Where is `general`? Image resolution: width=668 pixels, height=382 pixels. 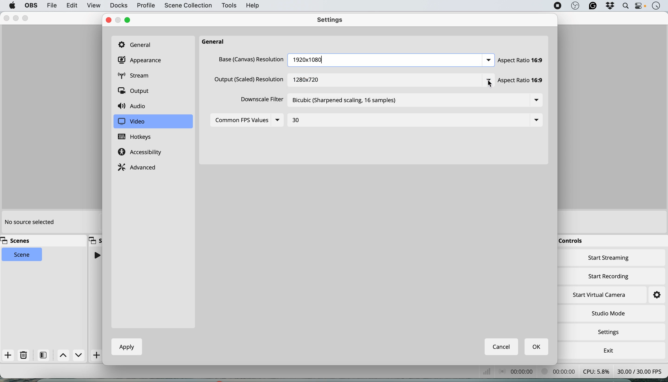
general is located at coordinates (216, 42).